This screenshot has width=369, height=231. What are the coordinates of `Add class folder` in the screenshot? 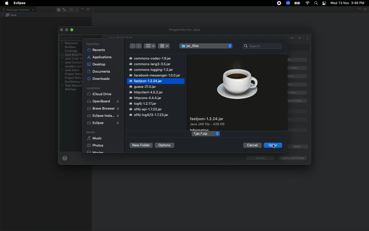 It's located at (298, 93).